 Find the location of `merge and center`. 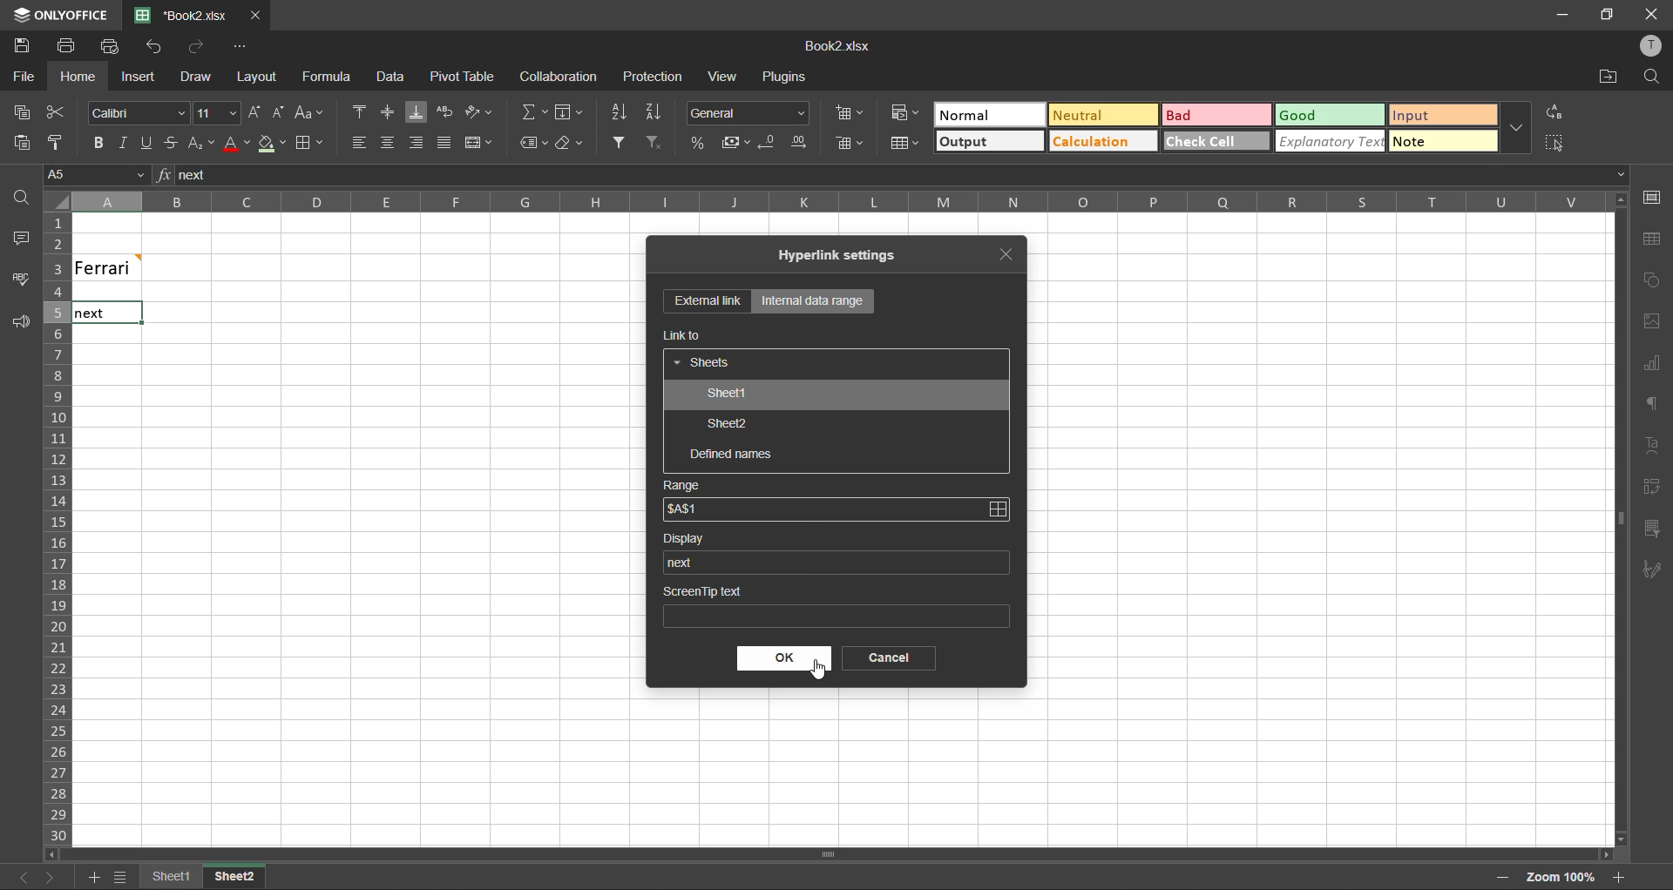

merge and center is located at coordinates (478, 143).